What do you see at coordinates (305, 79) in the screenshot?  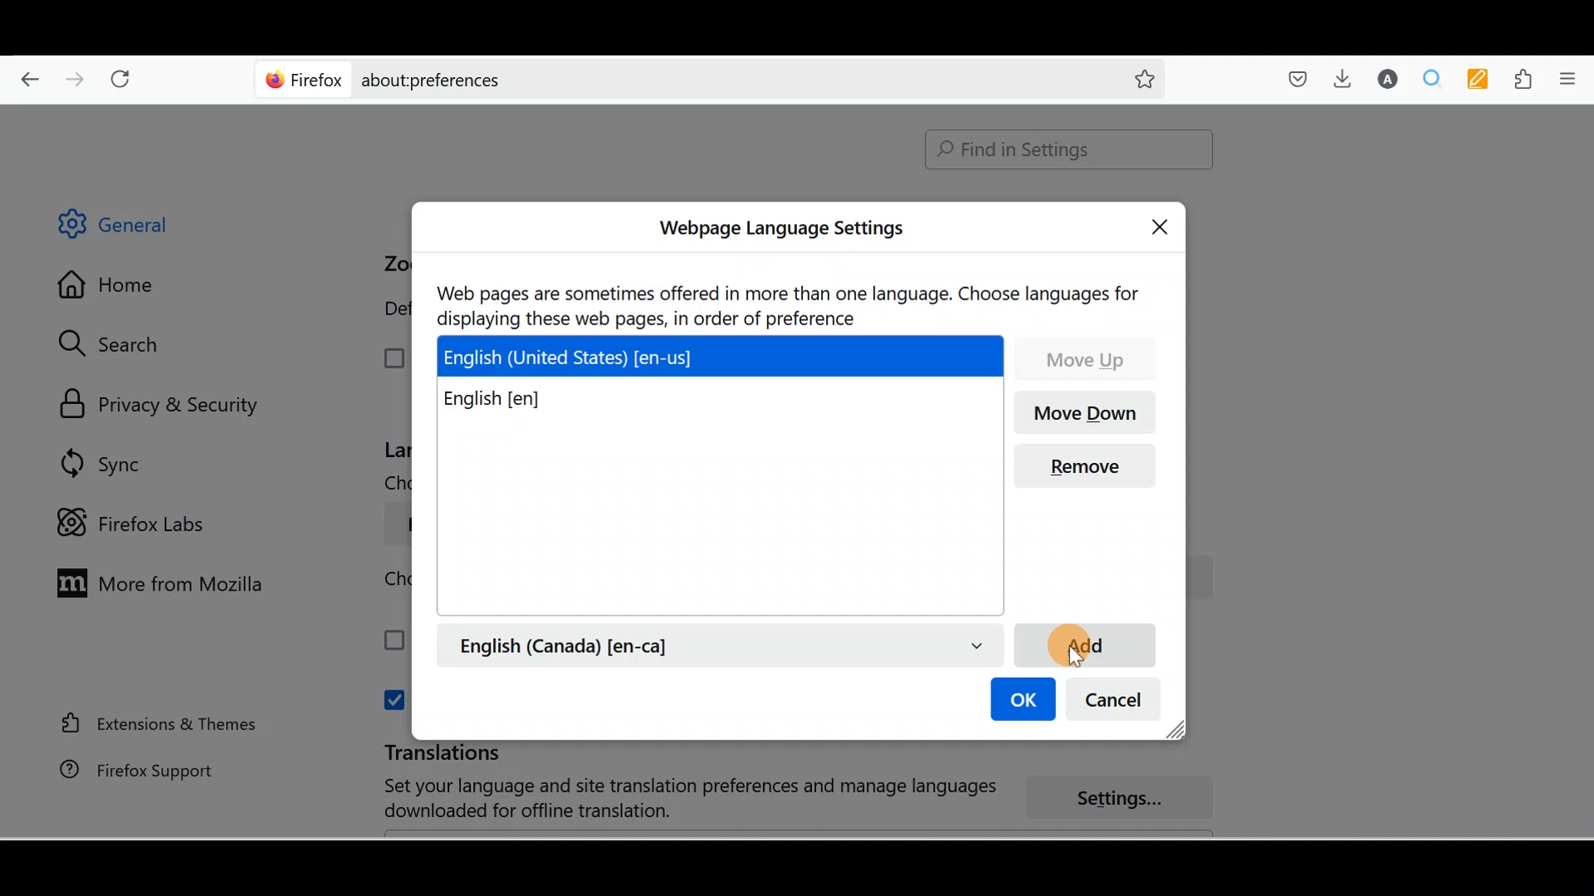 I see `Firefox` at bounding box center [305, 79].